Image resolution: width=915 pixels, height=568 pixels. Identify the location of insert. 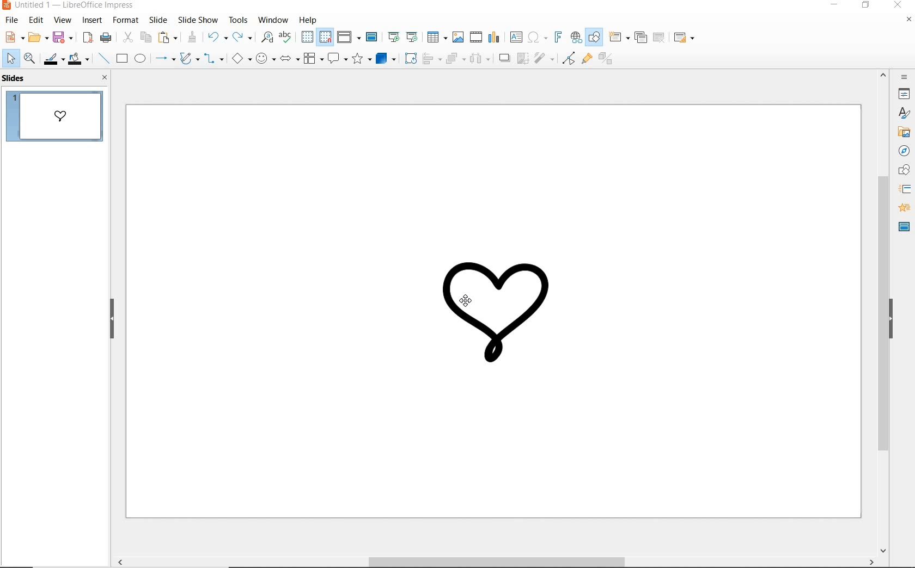
(92, 22).